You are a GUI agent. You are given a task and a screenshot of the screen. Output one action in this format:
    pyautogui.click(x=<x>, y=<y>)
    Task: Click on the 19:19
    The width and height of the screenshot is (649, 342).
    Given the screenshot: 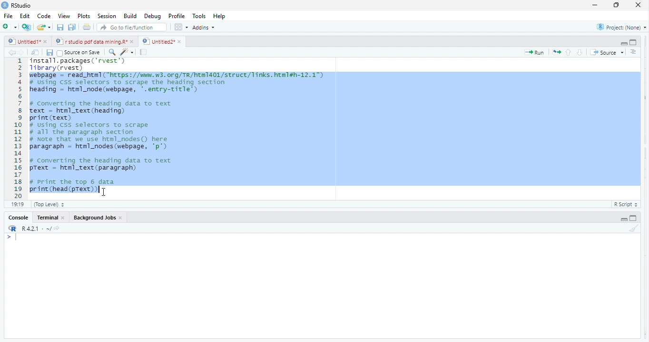 What is the action you would take?
    pyautogui.click(x=18, y=204)
    